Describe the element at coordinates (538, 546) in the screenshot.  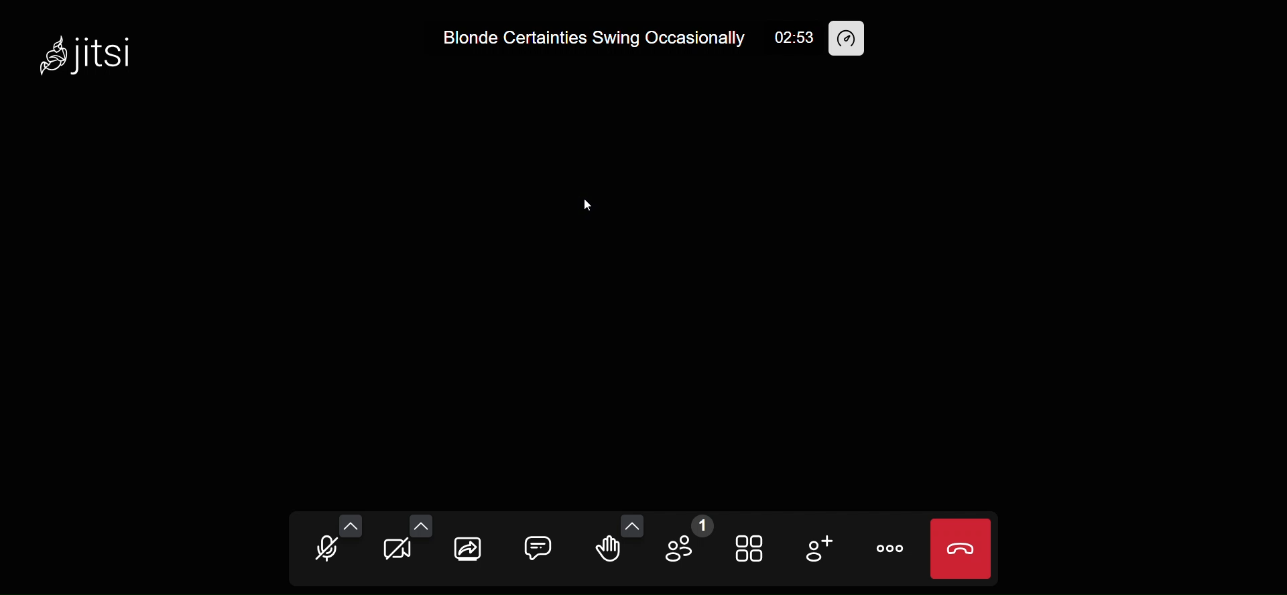
I see `chat` at that location.